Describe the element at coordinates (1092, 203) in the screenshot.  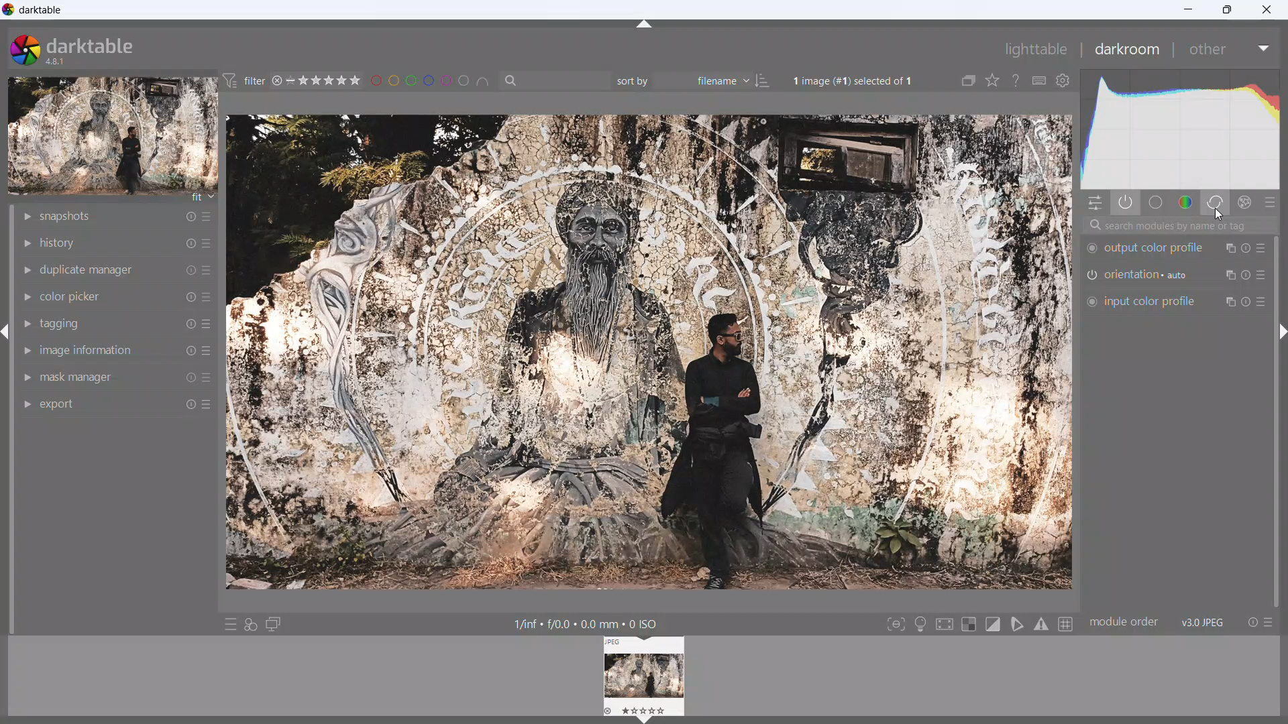
I see `quick actions panel` at that location.